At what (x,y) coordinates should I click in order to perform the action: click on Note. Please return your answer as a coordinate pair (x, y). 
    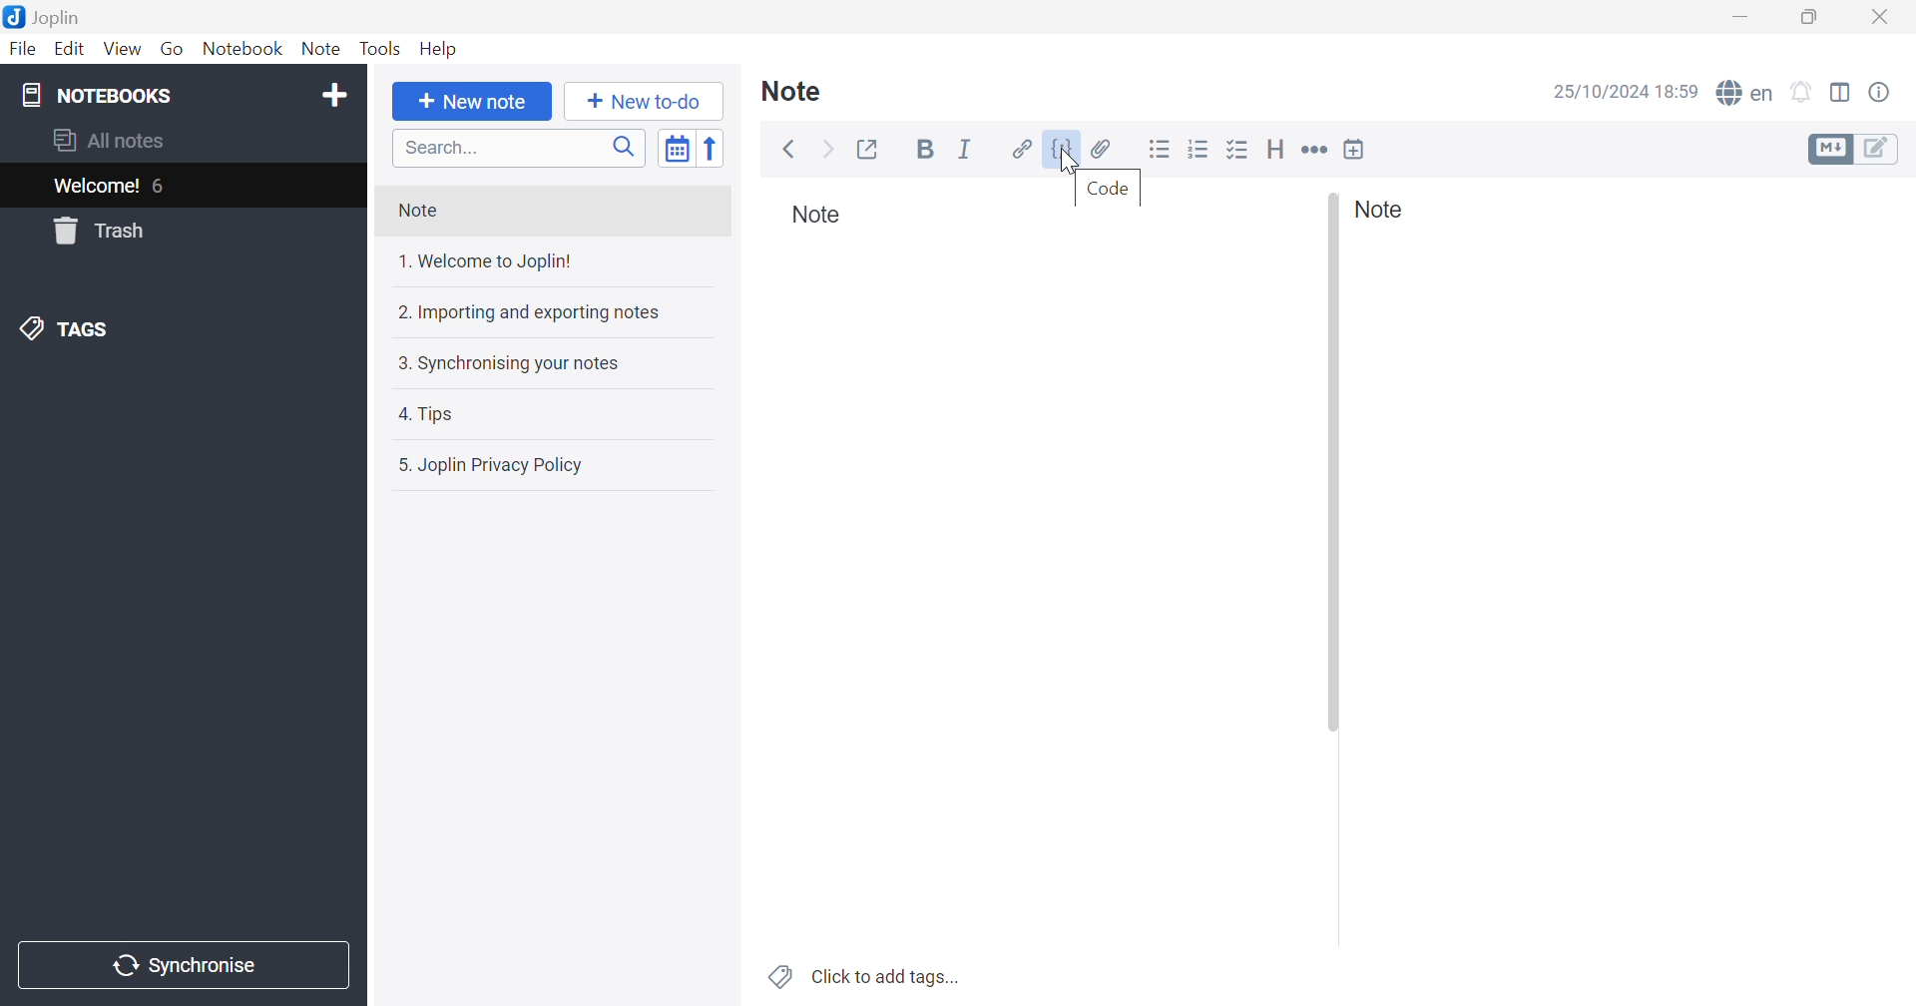
    Looking at the image, I should click on (817, 217).